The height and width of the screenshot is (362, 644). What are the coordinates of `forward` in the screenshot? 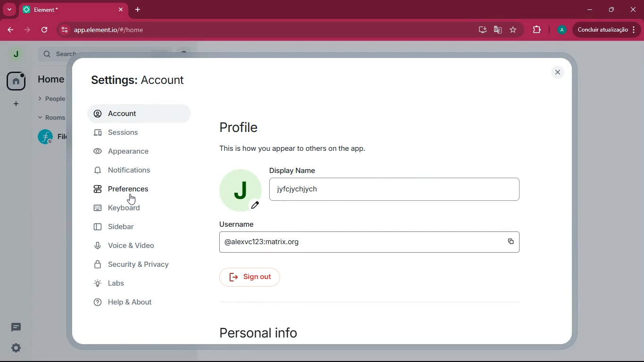 It's located at (26, 31).